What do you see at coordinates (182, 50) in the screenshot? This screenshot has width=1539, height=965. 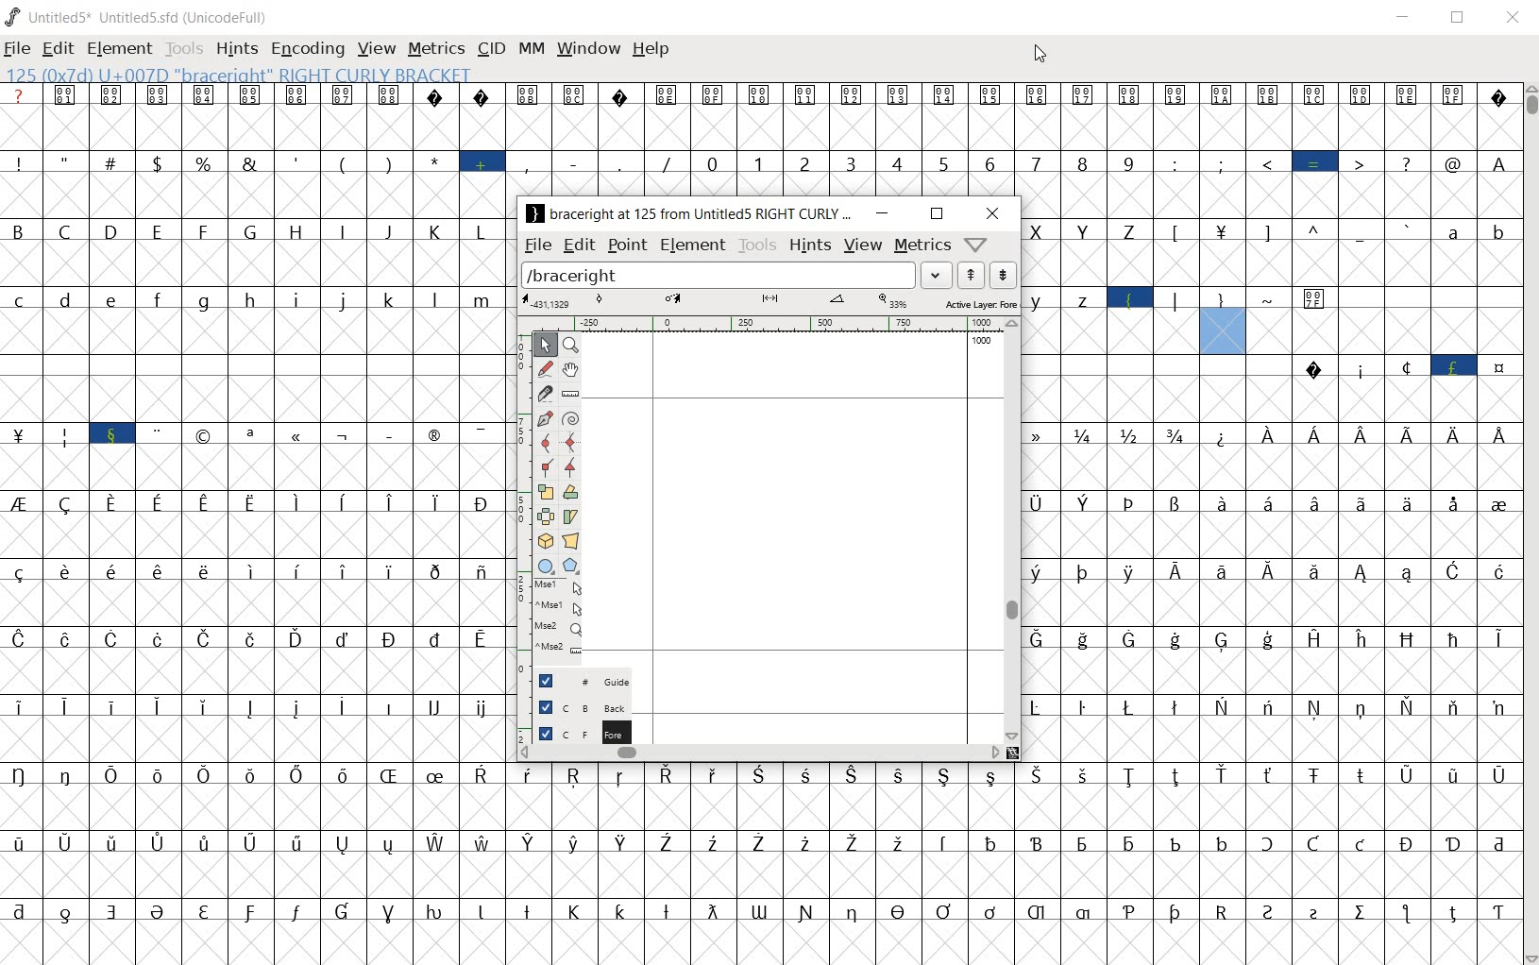 I see `TOOLS` at bounding box center [182, 50].